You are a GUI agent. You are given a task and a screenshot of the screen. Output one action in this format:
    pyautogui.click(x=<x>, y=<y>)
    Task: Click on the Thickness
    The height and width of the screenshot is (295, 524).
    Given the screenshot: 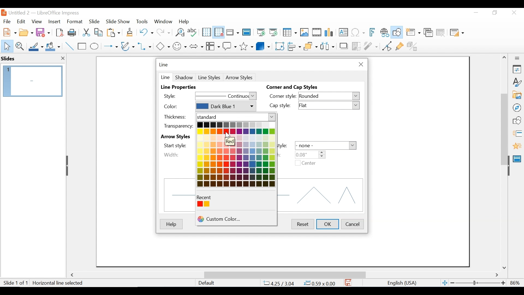 What is the action you would take?
    pyautogui.click(x=178, y=116)
    